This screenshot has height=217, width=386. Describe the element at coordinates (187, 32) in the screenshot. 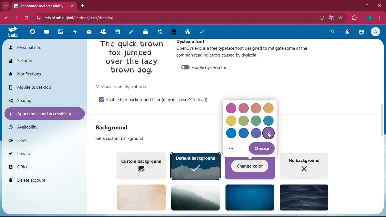

I see `public` at that location.